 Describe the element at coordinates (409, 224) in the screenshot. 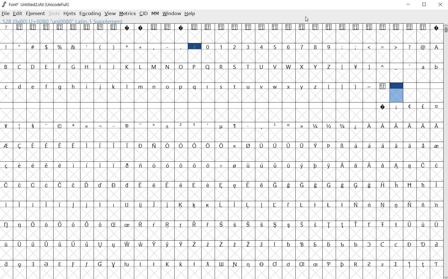

I see `` at that location.